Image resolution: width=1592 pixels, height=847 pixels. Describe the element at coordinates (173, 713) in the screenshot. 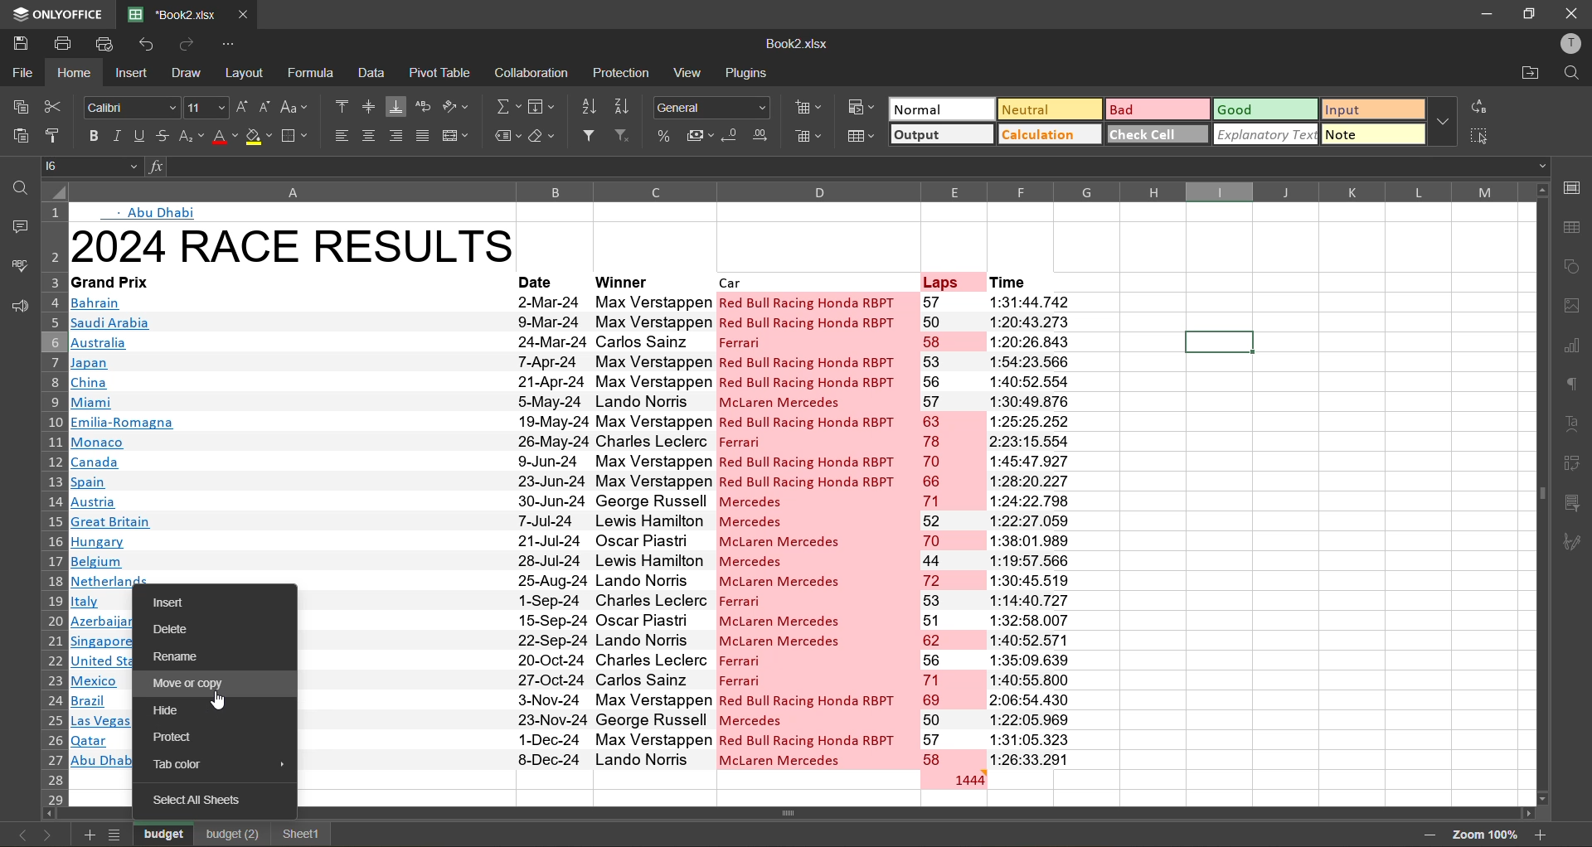

I see `hide` at that location.